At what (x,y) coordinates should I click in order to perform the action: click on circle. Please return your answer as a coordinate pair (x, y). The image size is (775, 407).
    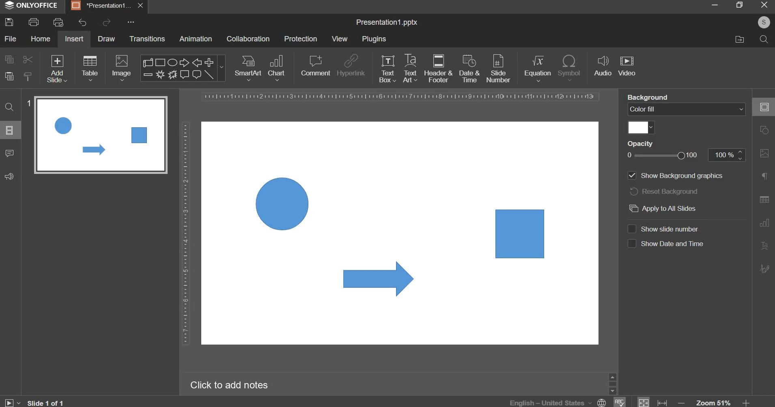
    Looking at the image, I should click on (282, 204).